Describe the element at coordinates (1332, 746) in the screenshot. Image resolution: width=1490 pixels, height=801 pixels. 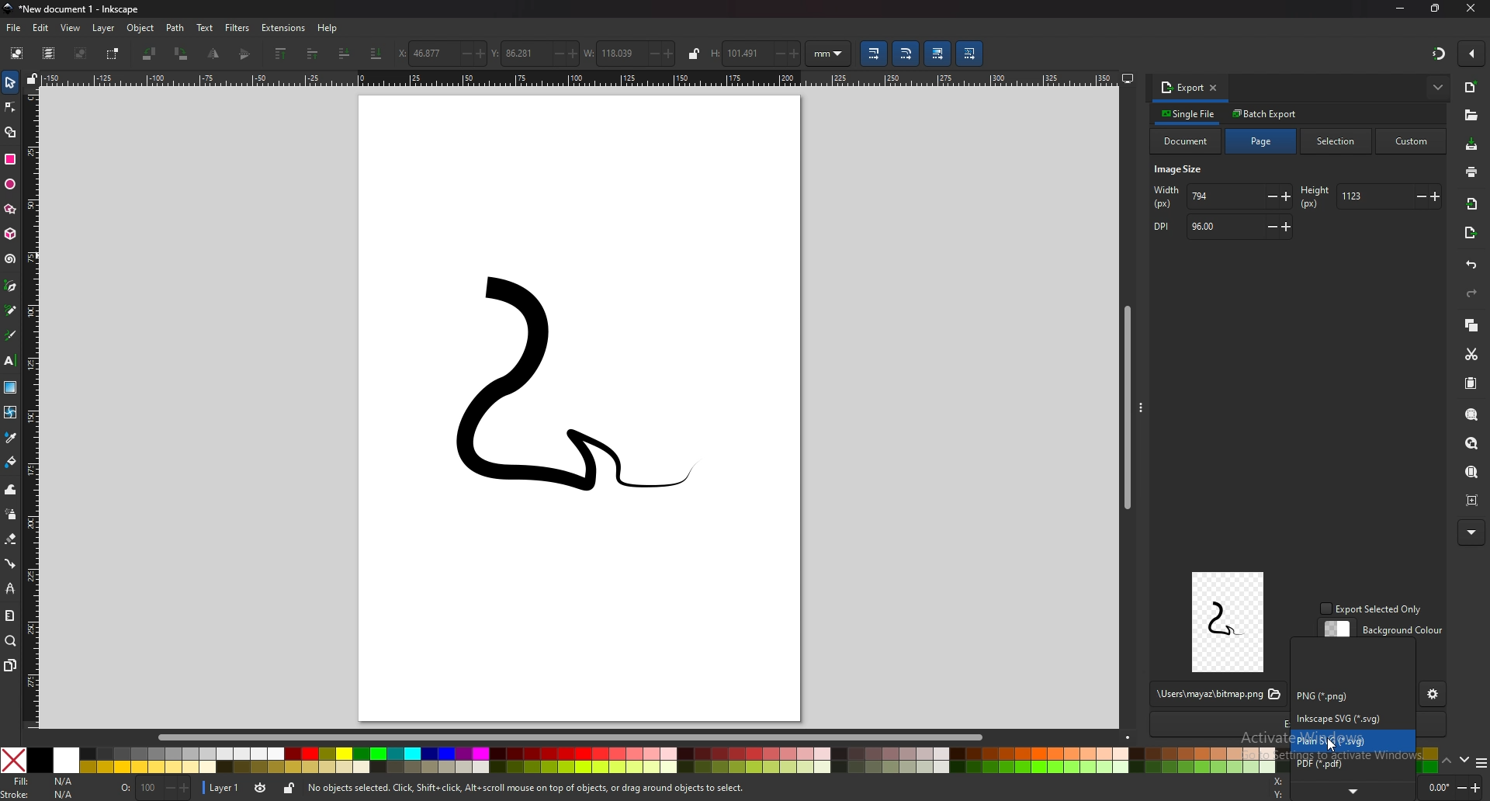
I see `cursor` at that location.